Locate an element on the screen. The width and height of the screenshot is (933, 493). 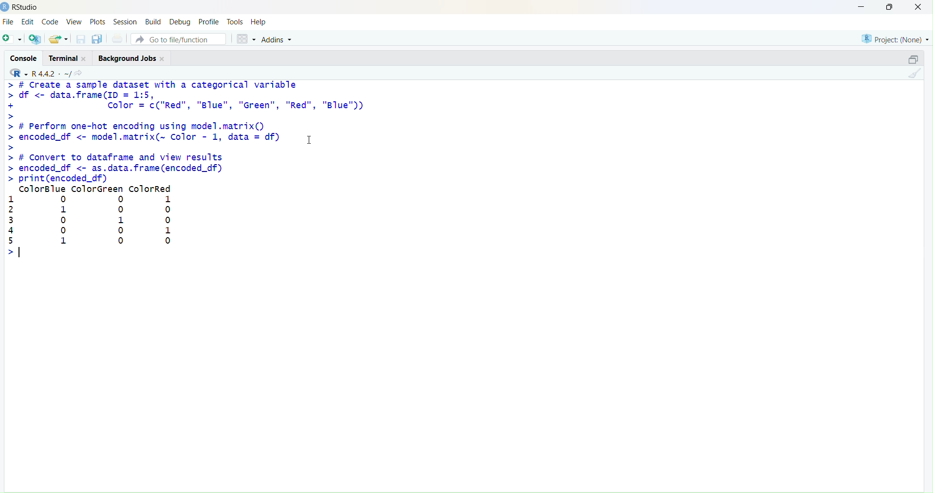
Build  is located at coordinates (154, 21).